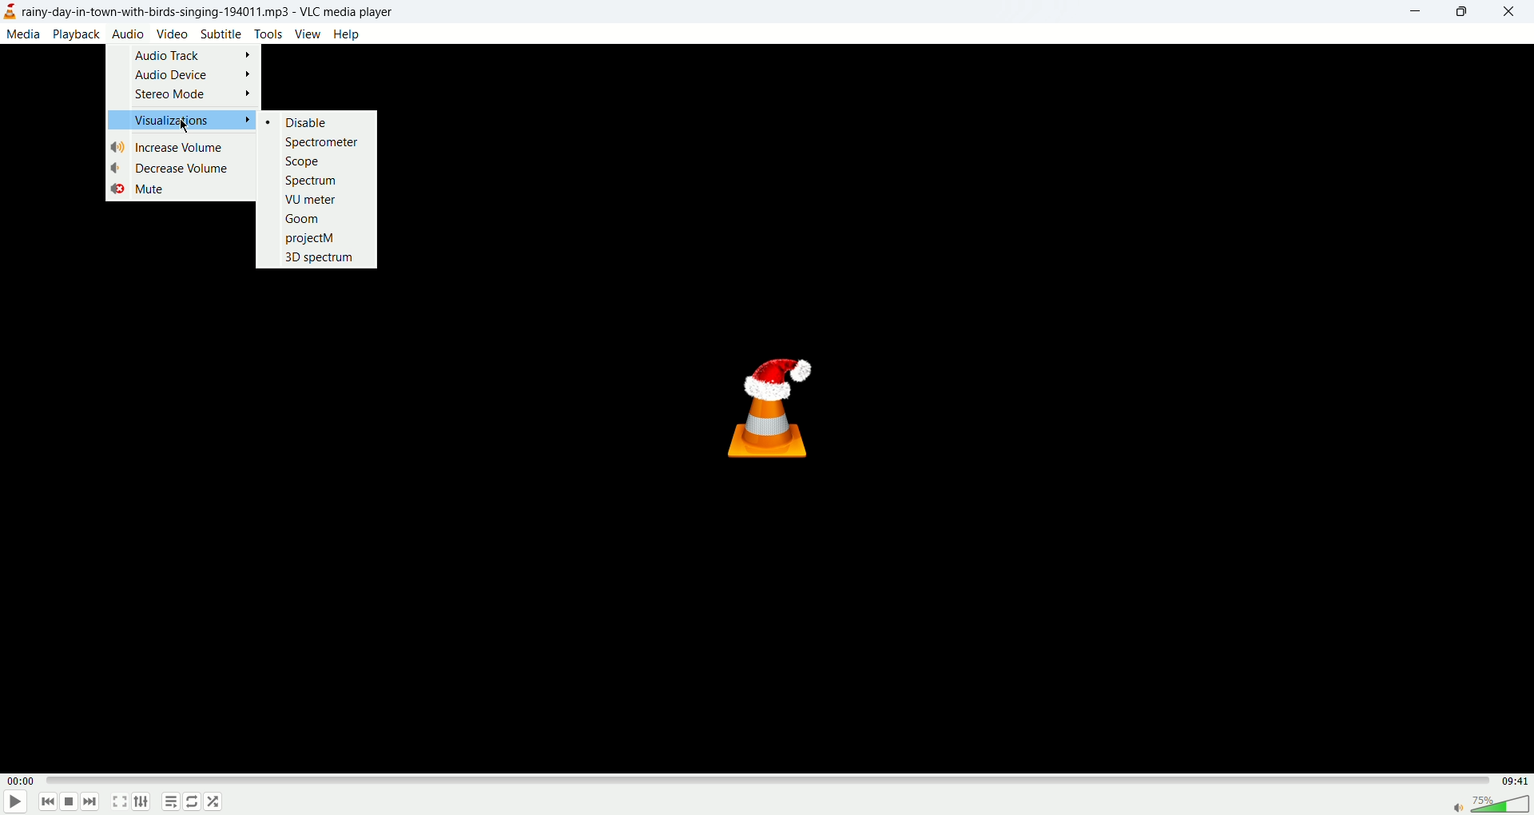 The width and height of the screenshot is (1534, 815). I want to click on title, so click(209, 12).